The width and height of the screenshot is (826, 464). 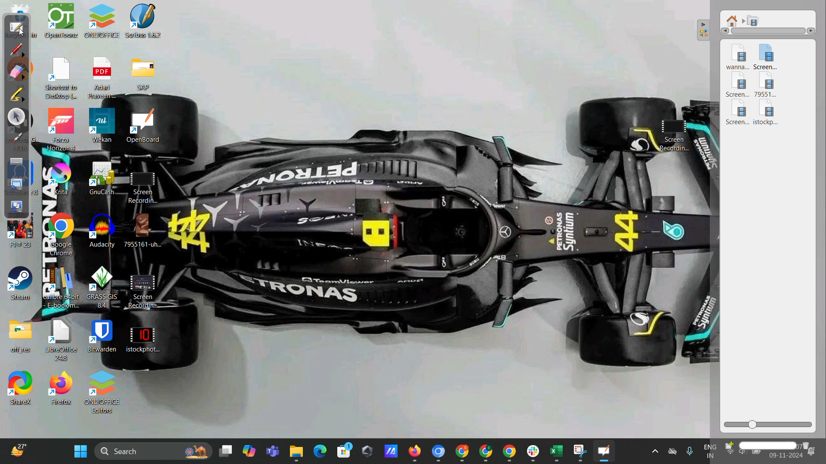 I want to click on shortcut on desktop taskbar, so click(x=391, y=452).